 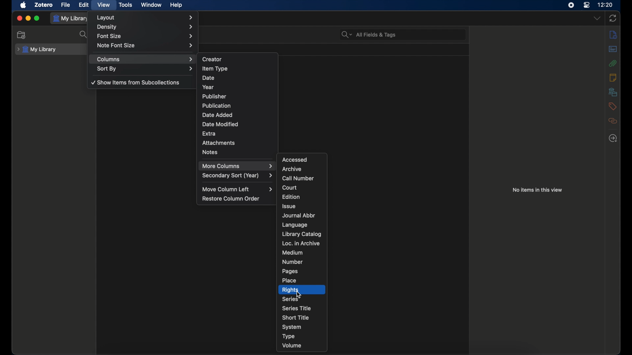 I want to click on language, so click(x=296, y=225).